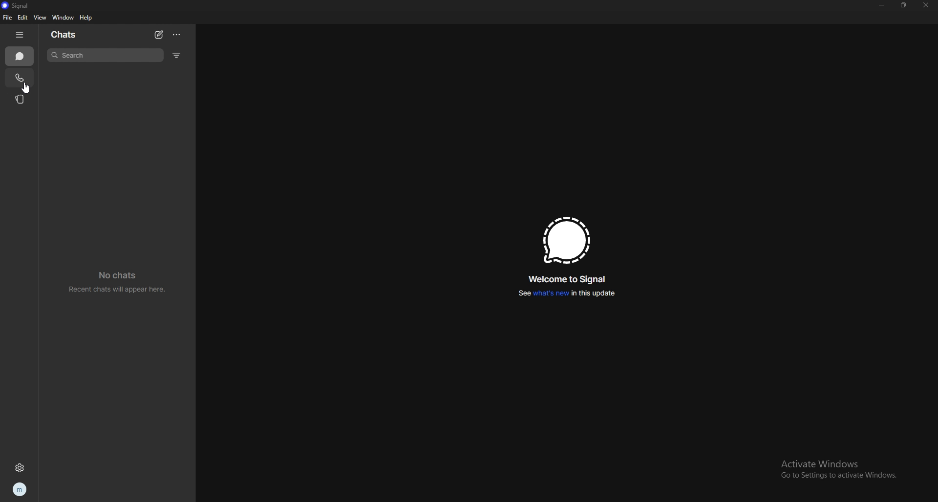  Describe the element at coordinates (19, 490) in the screenshot. I see `profile` at that location.